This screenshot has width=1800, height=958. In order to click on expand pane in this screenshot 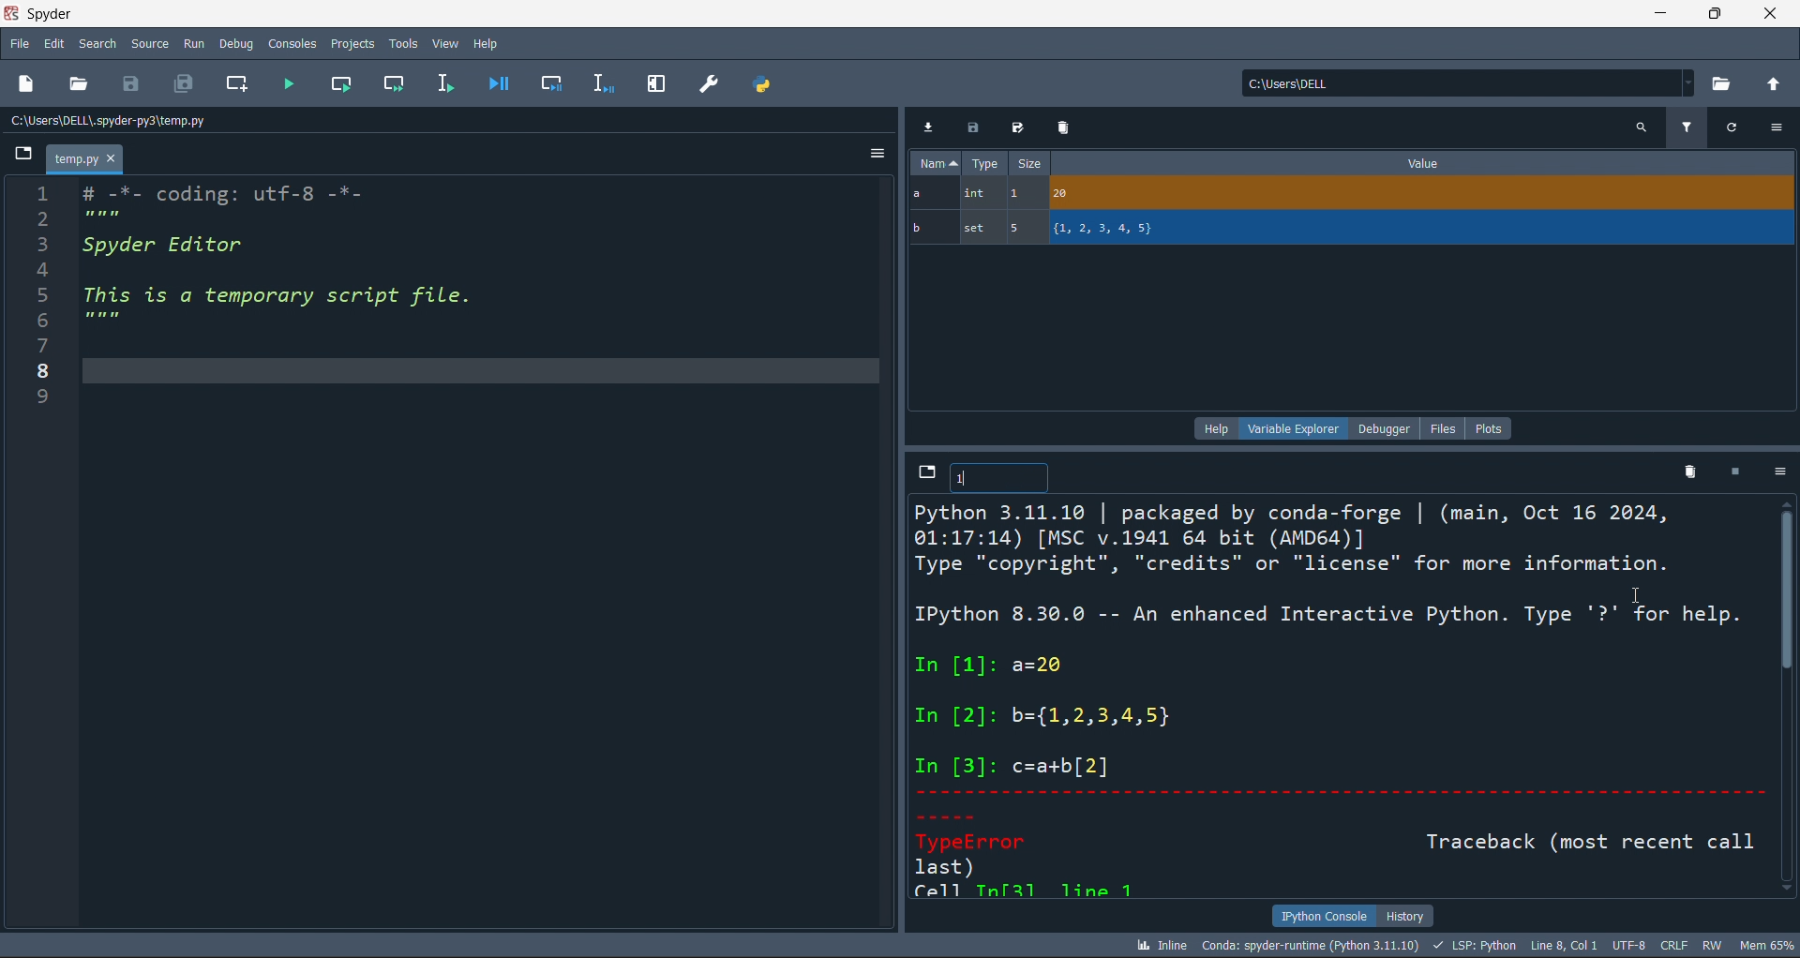, I will do `click(656, 84)`.